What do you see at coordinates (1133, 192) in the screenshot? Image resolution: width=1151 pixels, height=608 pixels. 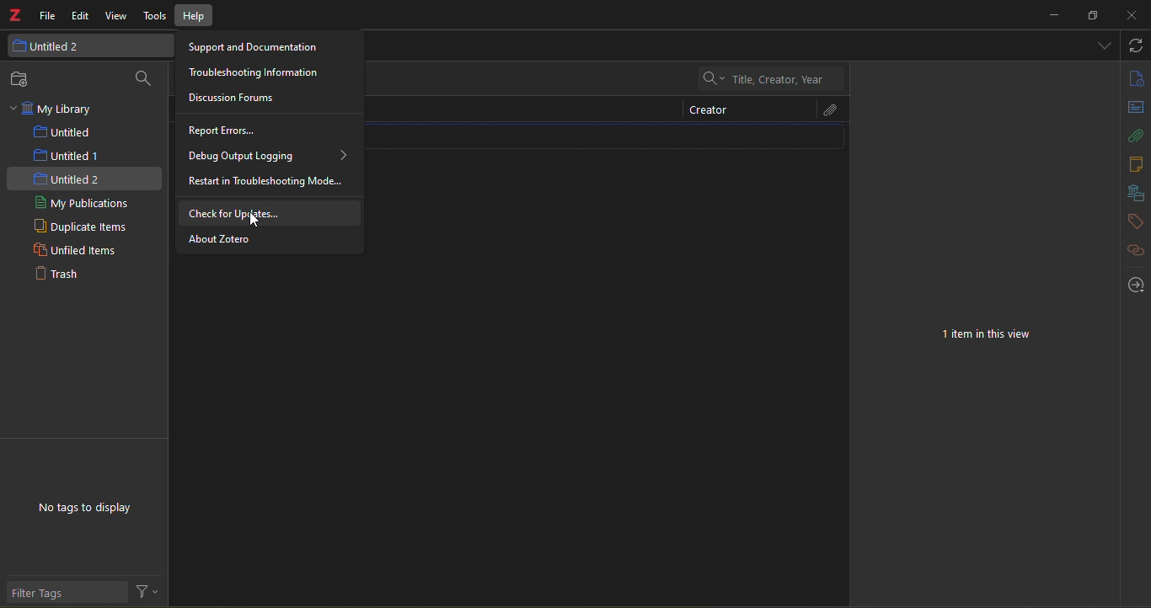 I see `library` at bounding box center [1133, 192].